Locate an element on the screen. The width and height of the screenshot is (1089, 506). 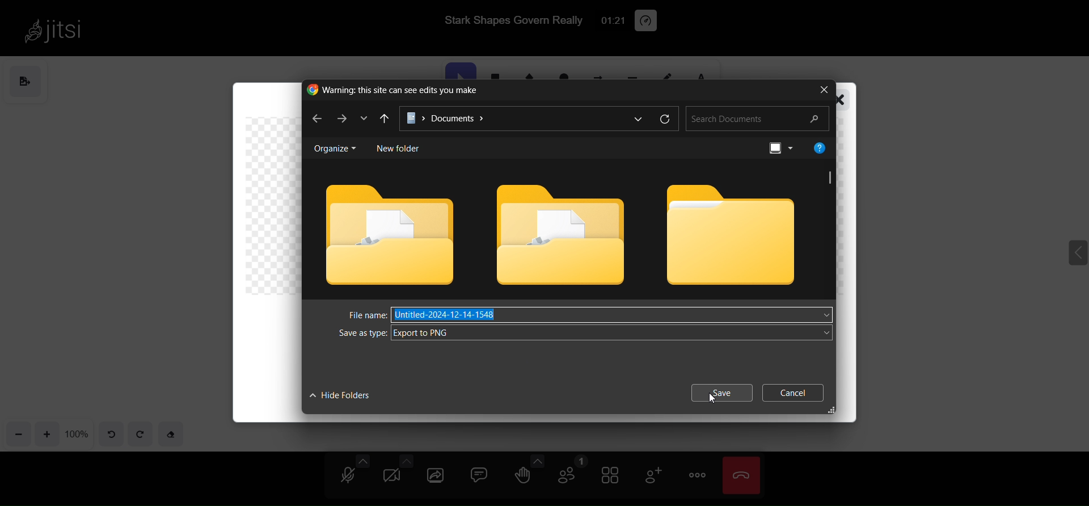
invite people is located at coordinates (652, 476).